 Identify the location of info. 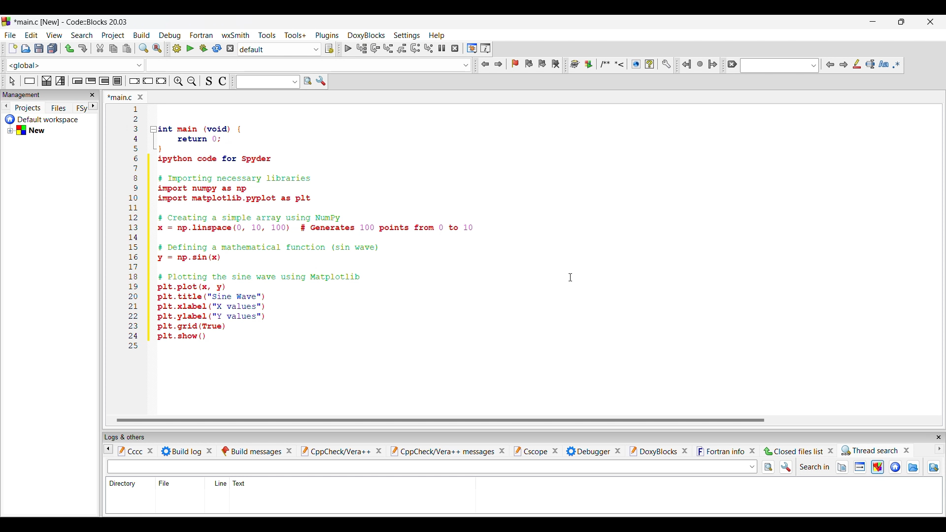
(861, 471).